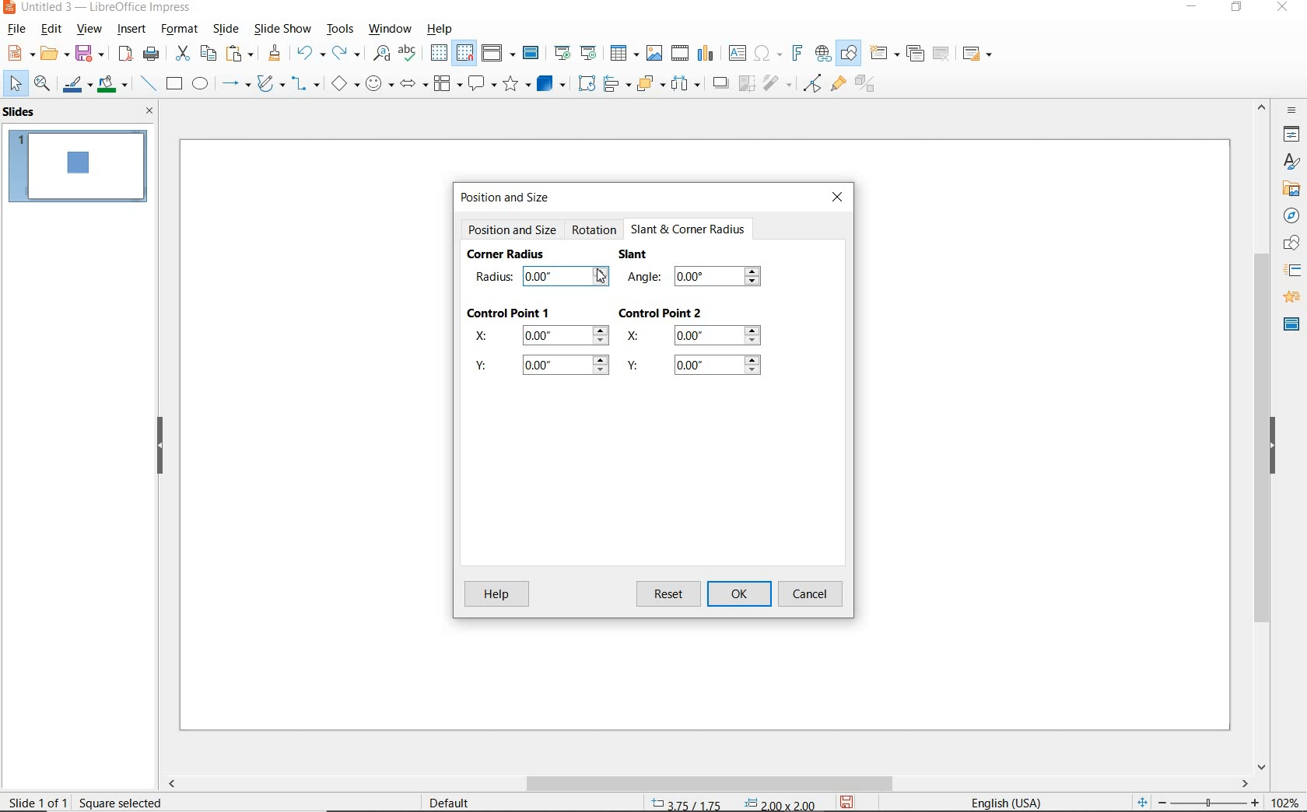  Describe the element at coordinates (510, 198) in the screenshot. I see `POSITION AND SIZE` at that location.